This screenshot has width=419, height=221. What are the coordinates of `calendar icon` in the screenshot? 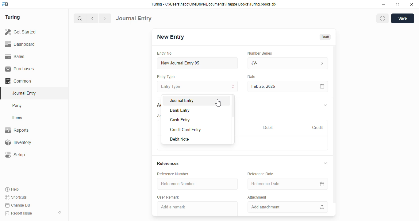 It's located at (322, 86).